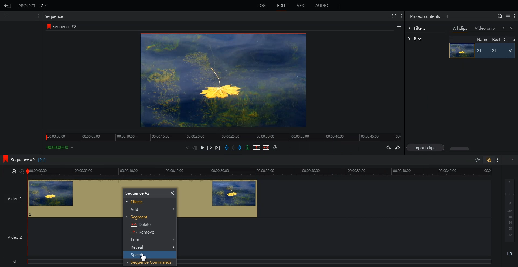 This screenshot has height=267, width=518. What do you see at coordinates (498, 39) in the screenshot?
I see `Reel ID` at bounding box center [498, 39].